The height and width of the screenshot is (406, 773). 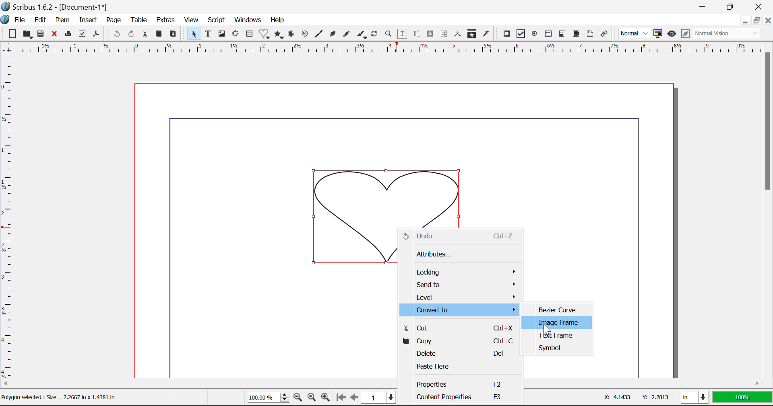 What do you see at coordinates (326, 398) in the screenshot?
I see `Zoom In` at bounding box center [326, 398].